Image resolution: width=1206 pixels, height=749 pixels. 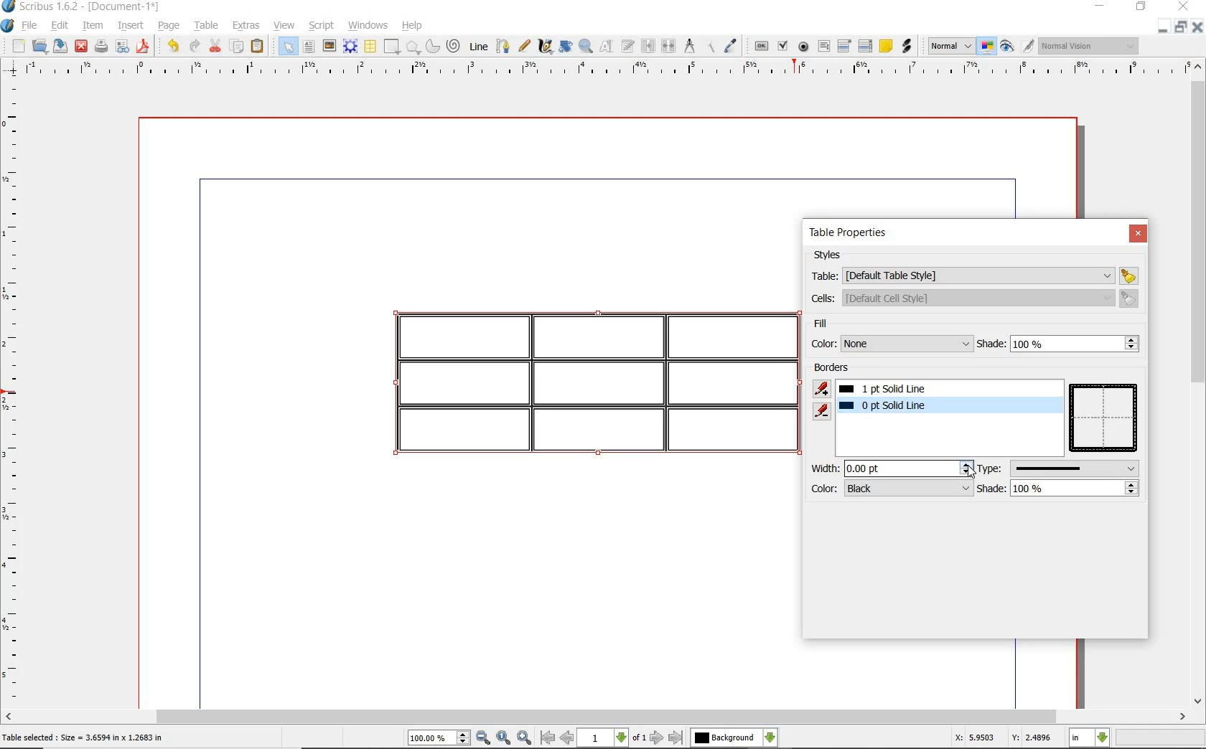 What do you see at coordinates (284, 25) in the screenshot?
I see `view` at bounding box center [284, 25].